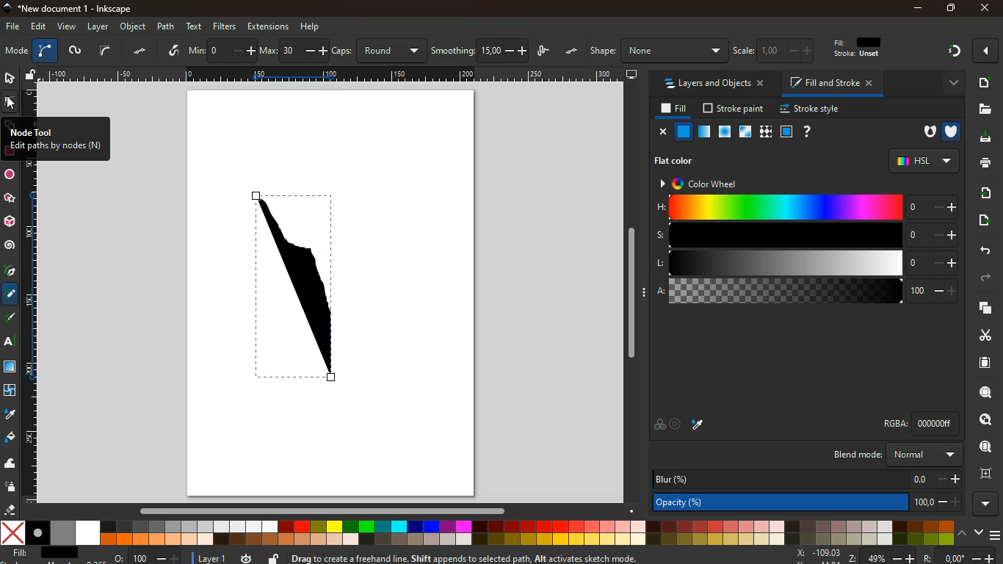 Image resolution: width=1003 pixels, height=564 pixels. Describe the element at coordinates (313, 293) in the screenshot. I see `draw` at that location.